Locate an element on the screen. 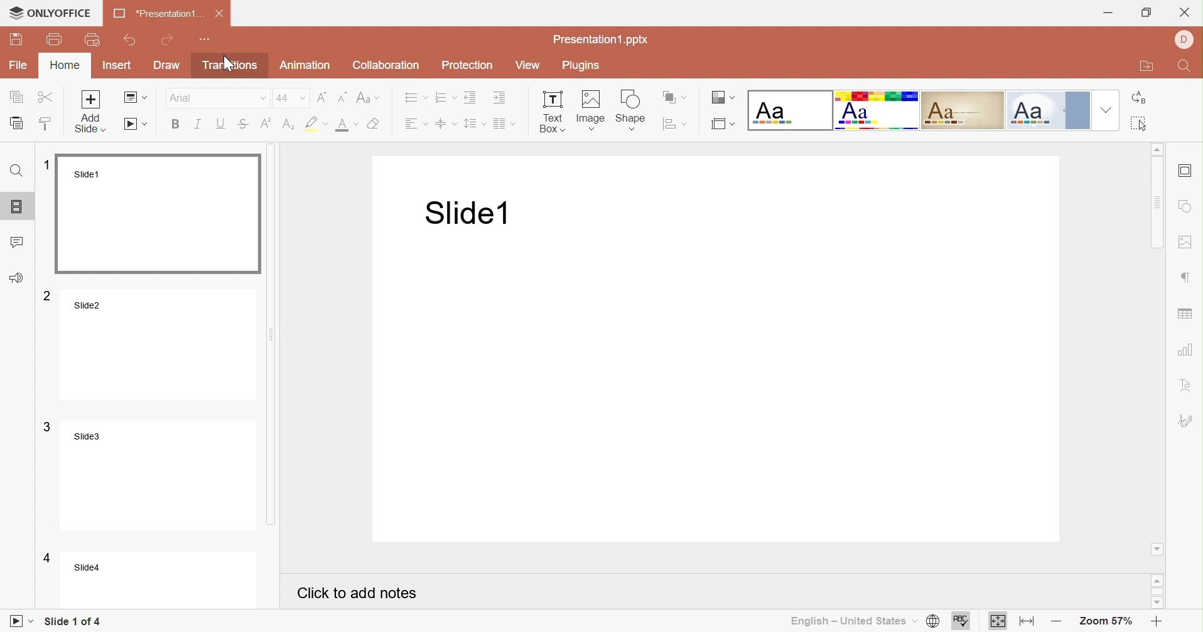 The width and height of the screenshot is (1203, 632). Italic is located at coordinates (202, 124).